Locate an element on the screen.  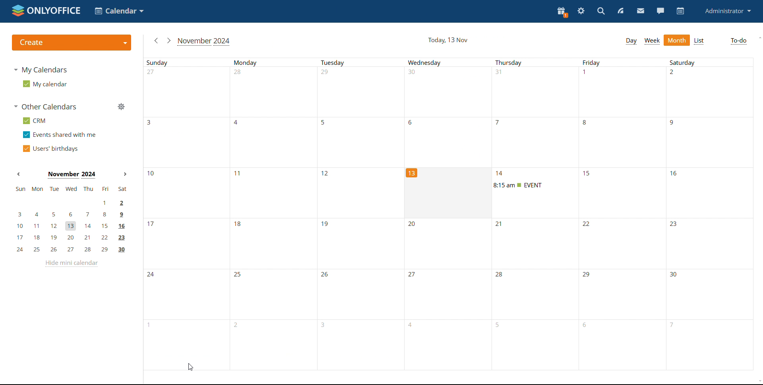
current date is located at coordinates (447, 41).